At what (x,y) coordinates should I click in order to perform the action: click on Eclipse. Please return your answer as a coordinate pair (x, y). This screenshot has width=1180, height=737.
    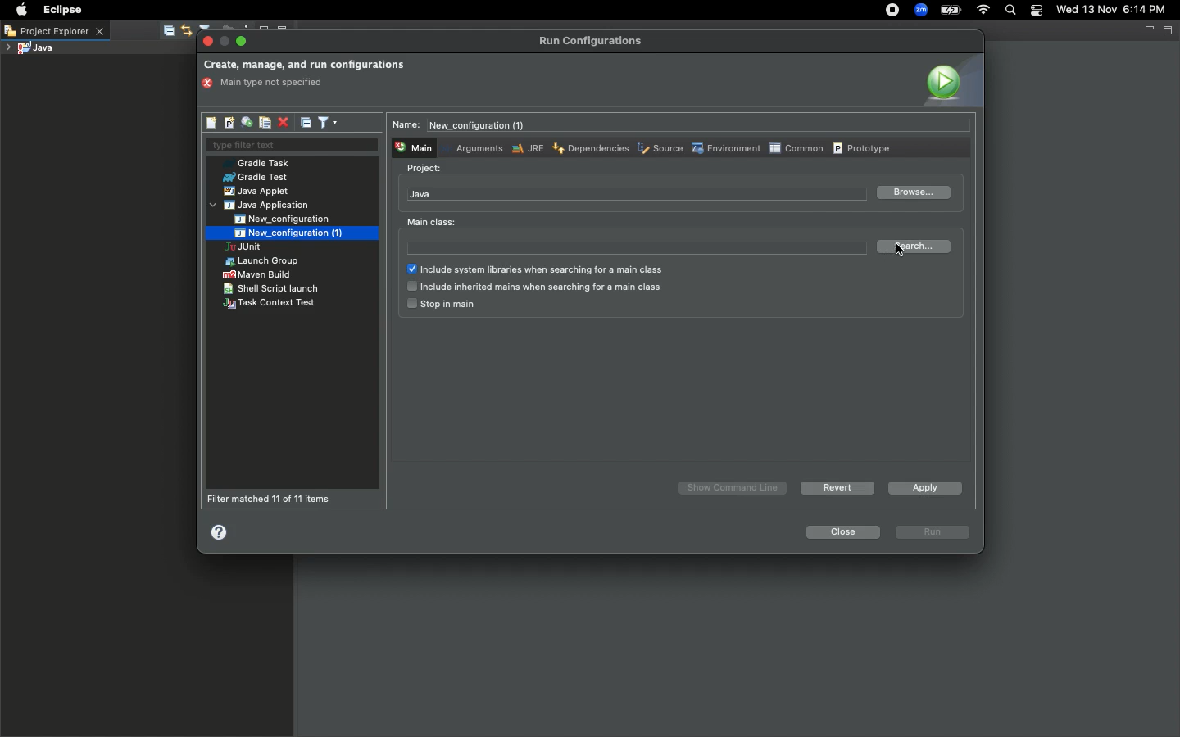
    Looking at the image, I should click on (61, 10).